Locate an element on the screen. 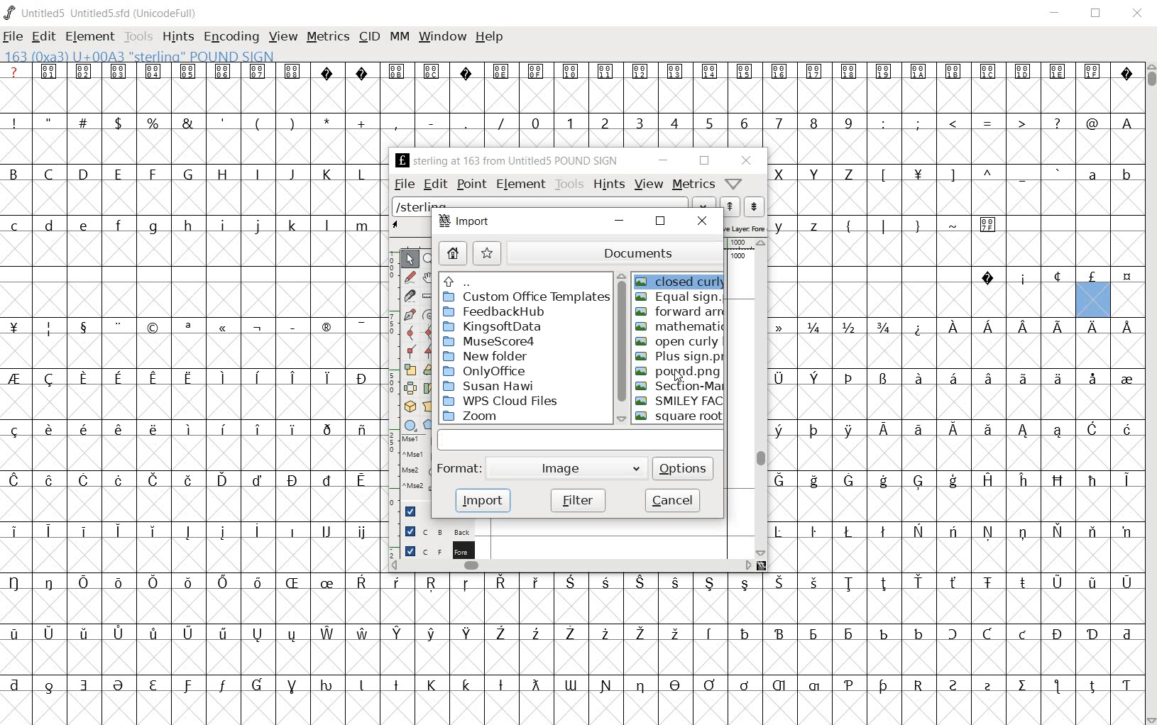  Symbol is located at coordinates (849, 531).